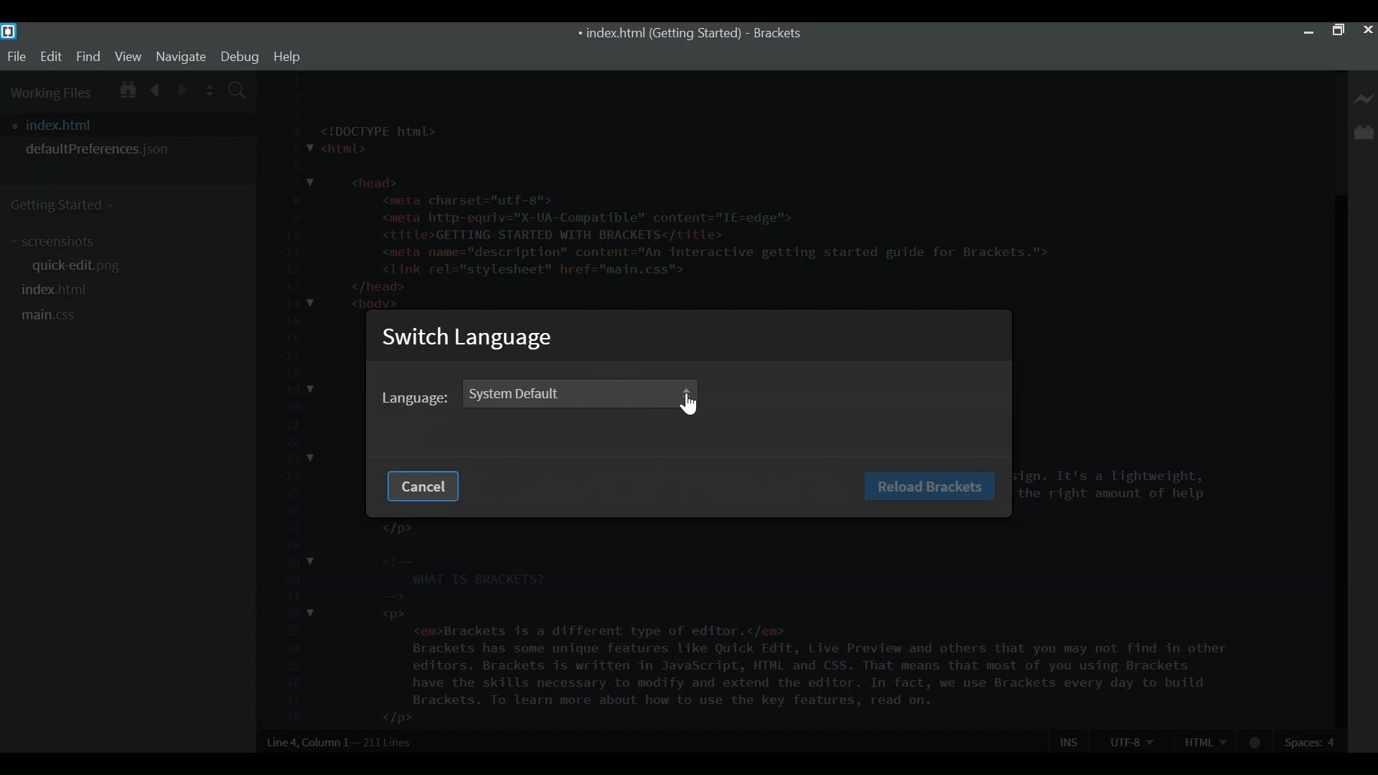  Describe the element at coordinates (238, 92) in the screenshot. I see `Find in Files` at that location.